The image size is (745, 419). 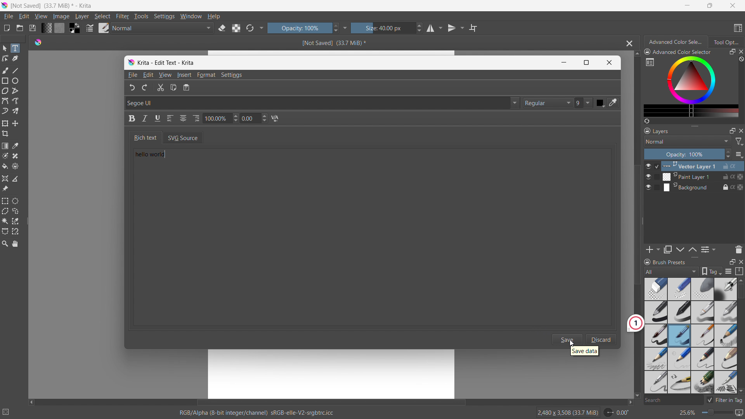 I want to click on Redo, so click(x=145, y=87).